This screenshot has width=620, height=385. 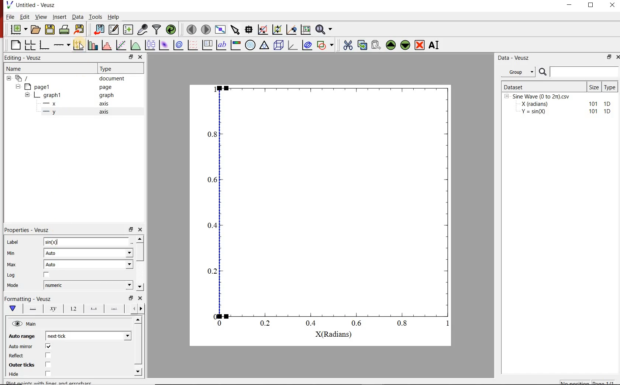 What do you see at coordinates (47, 275) in the screenshot?
I see `Checkbox` at bounding box center [47, 275].